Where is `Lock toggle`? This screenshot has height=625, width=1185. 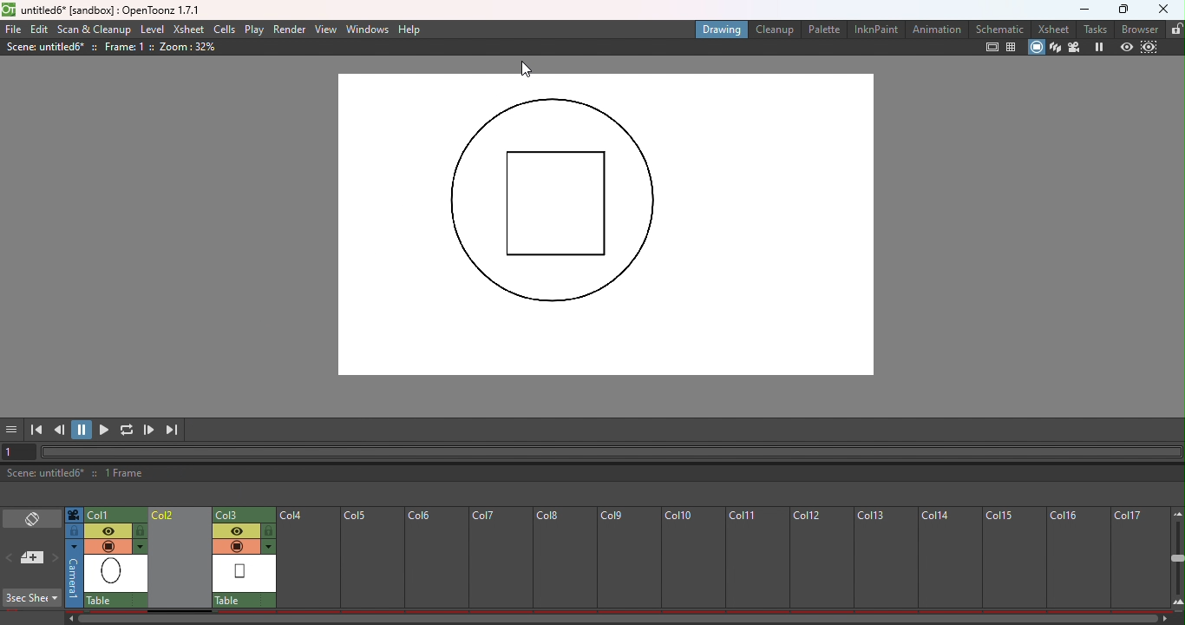 Lock toggle is located at coordinates (141, 531).